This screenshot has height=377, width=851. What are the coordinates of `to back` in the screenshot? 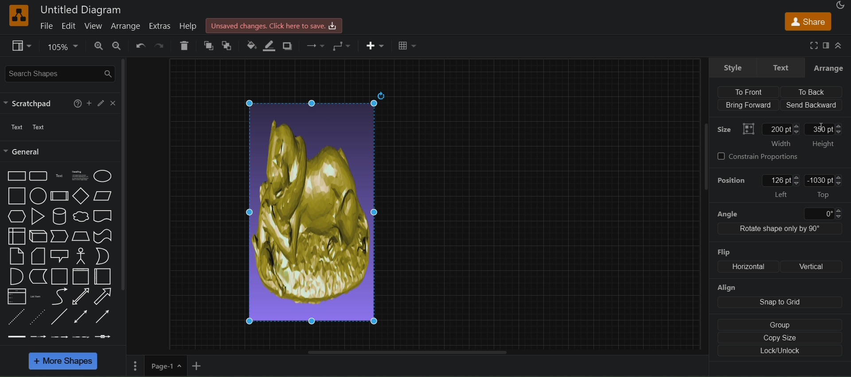 It's located at (226, 46).